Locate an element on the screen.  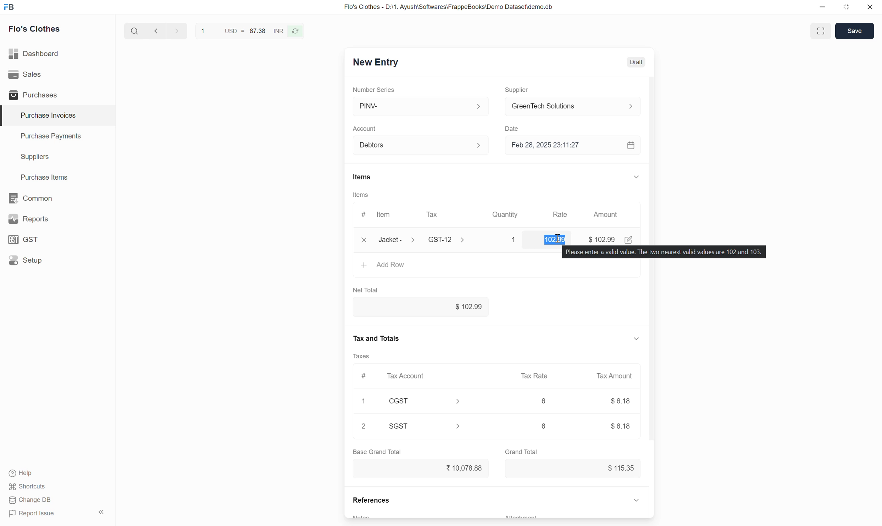
102.99 is located at coordinates (548, 237).